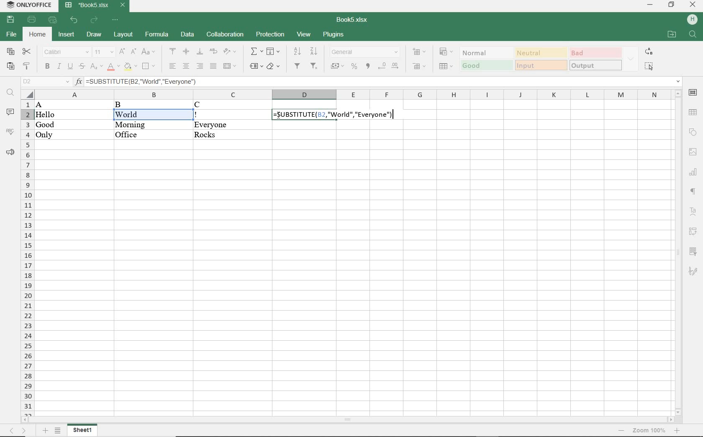  Describe the element at coordinates (94, 21) in the screenshot. I see `redo` at that location.